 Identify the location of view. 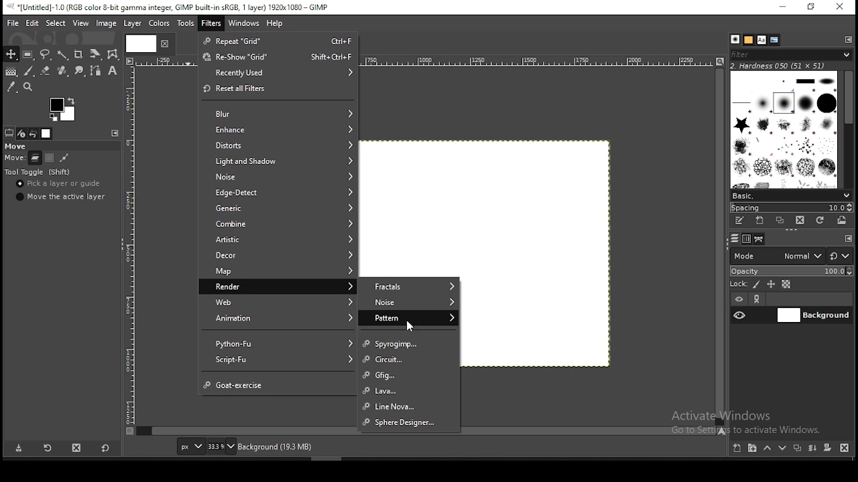
(80, 22).